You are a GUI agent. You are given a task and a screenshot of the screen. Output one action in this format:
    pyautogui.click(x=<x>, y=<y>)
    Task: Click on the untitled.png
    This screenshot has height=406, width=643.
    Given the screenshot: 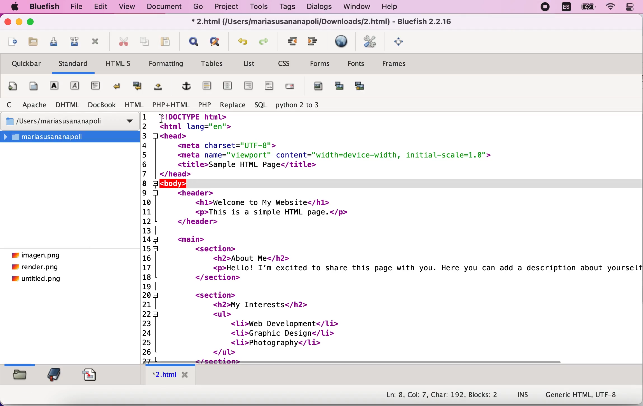 What is the action you would take?
    pyautogui.click(x=37, y=280)
    